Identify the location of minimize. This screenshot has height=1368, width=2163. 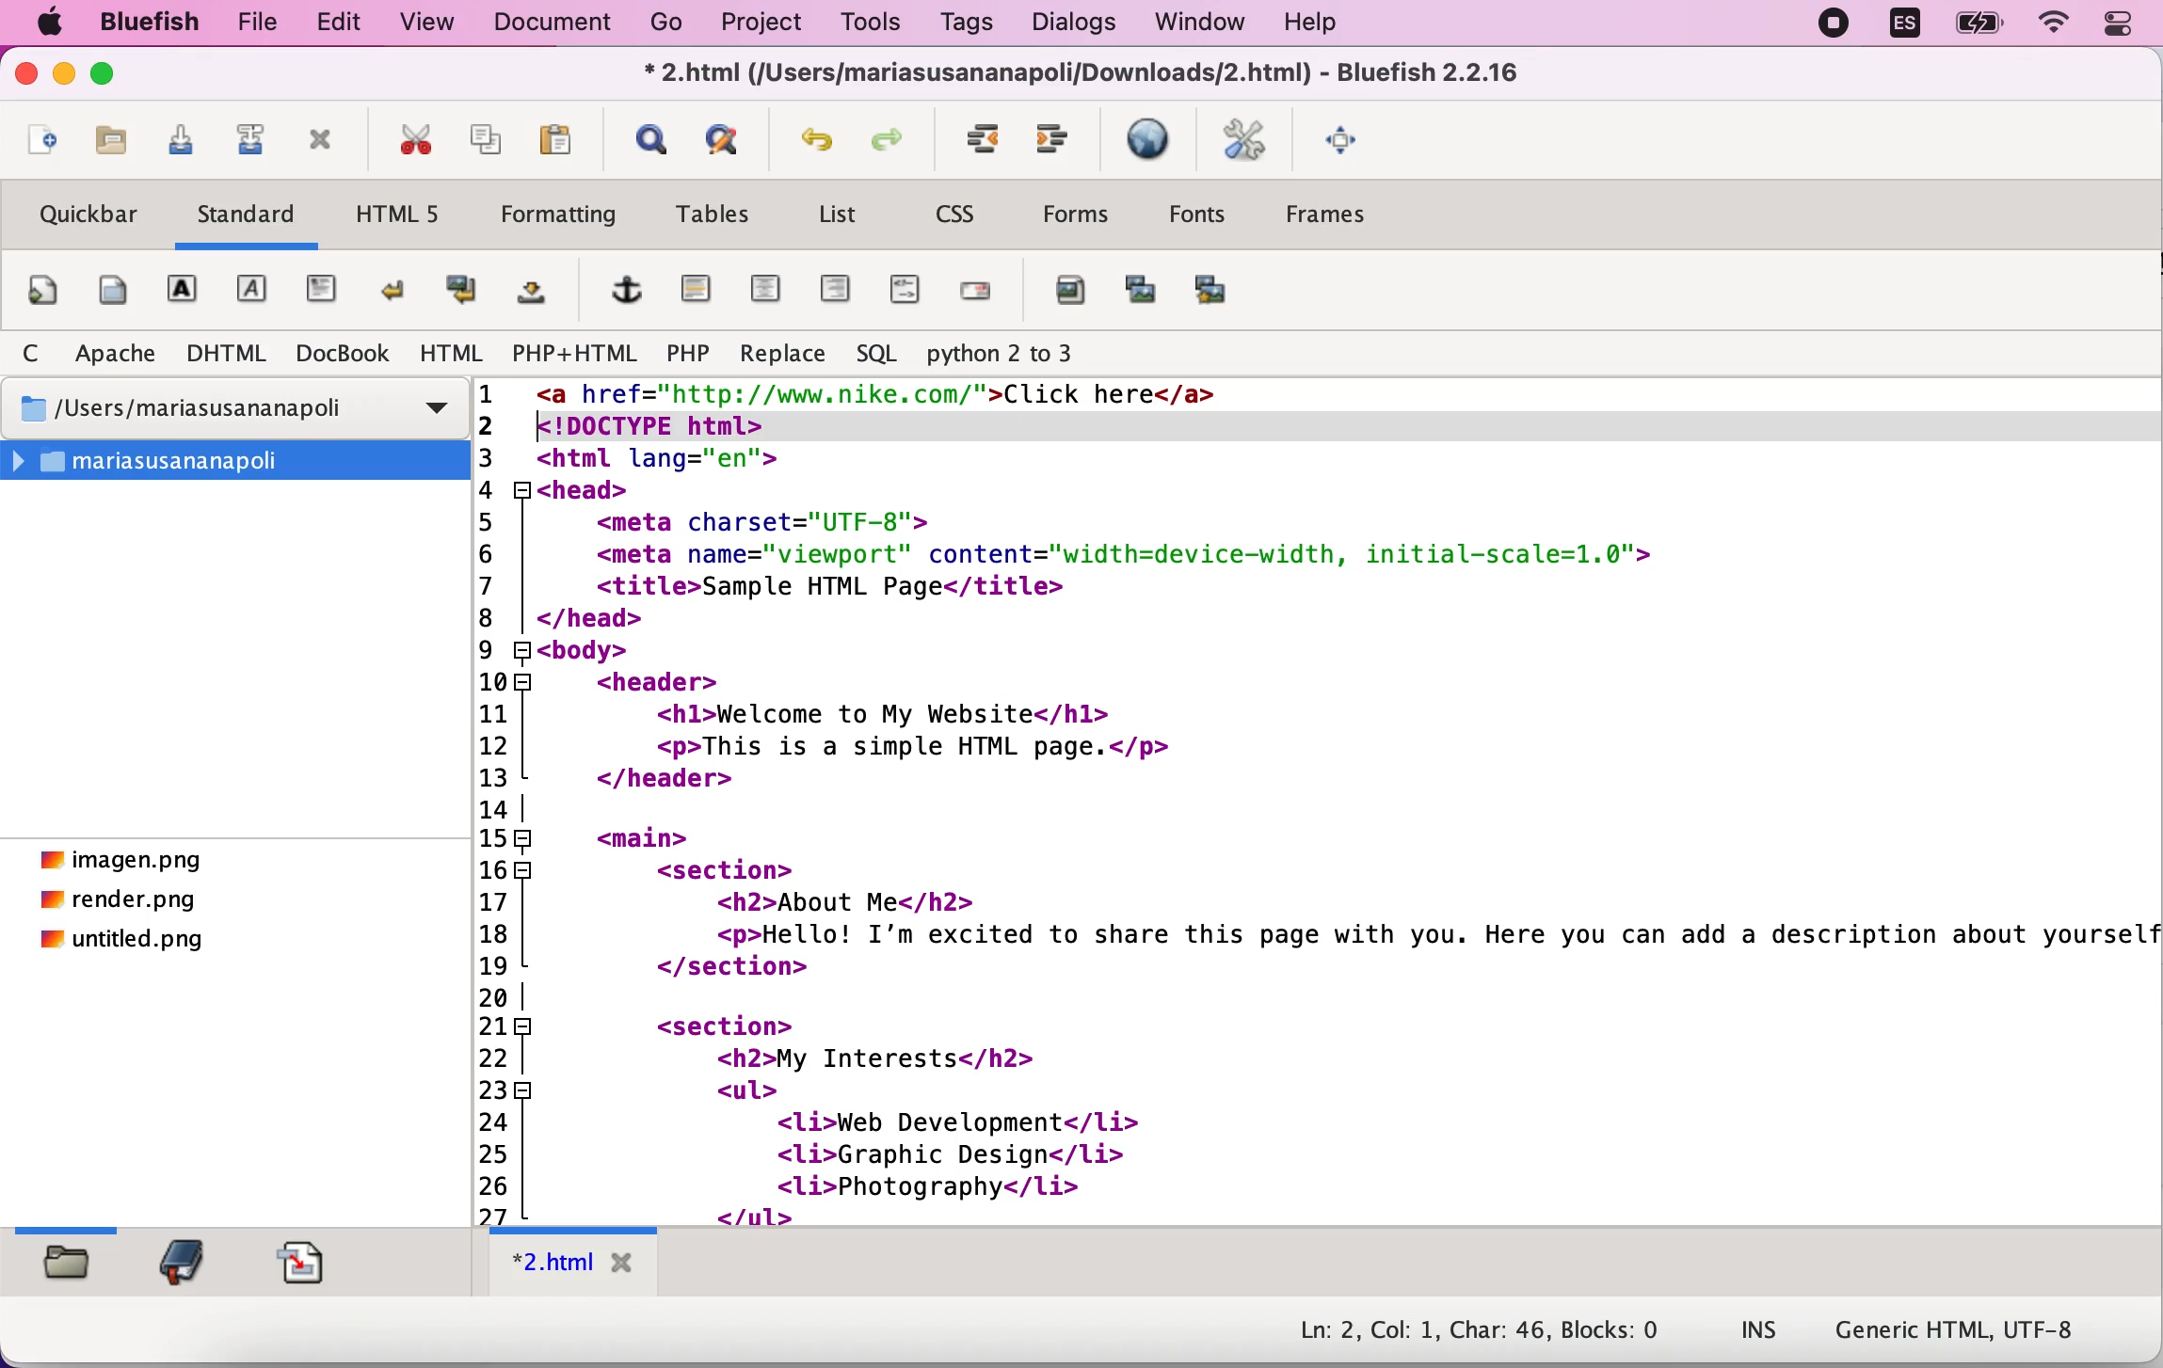
(64, 76).